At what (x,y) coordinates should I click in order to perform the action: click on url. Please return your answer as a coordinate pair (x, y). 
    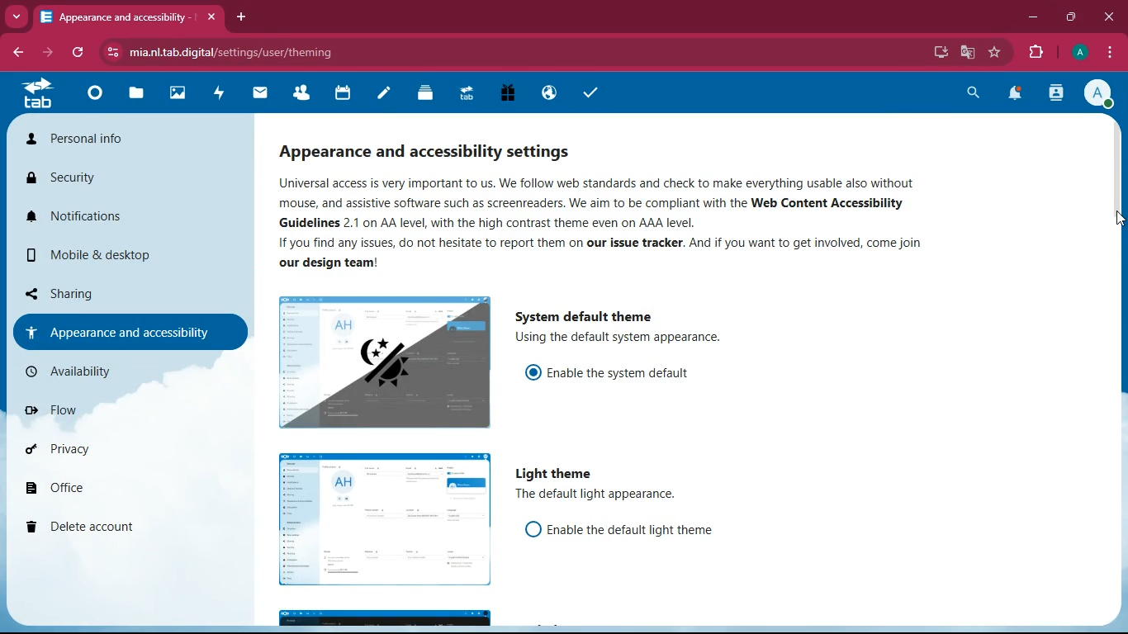
    Looking at the image, I should click on (240, 53).